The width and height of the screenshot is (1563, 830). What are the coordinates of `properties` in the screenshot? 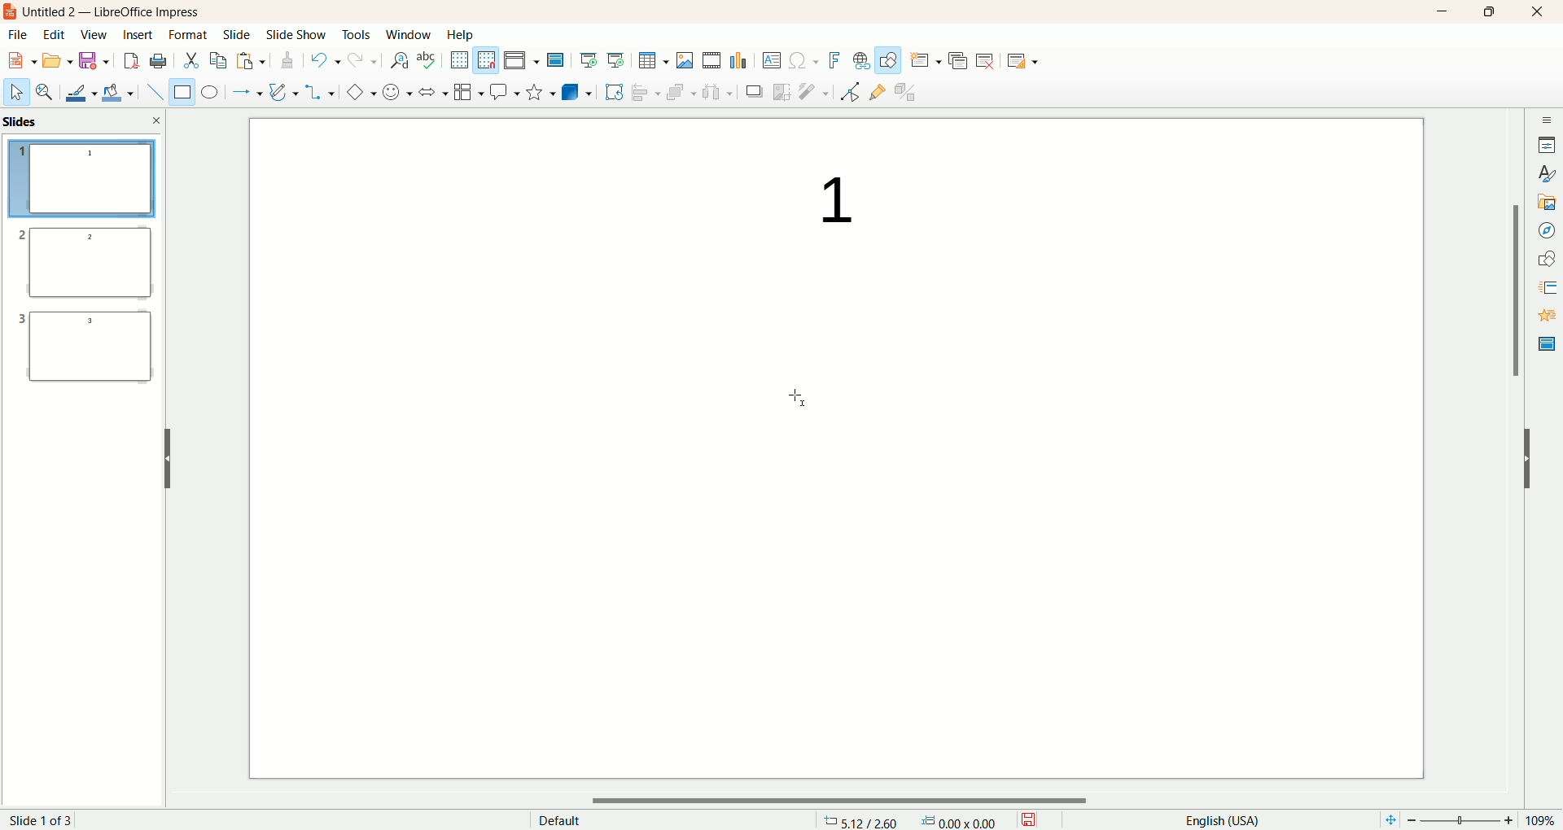 It's located at (1547, 143).